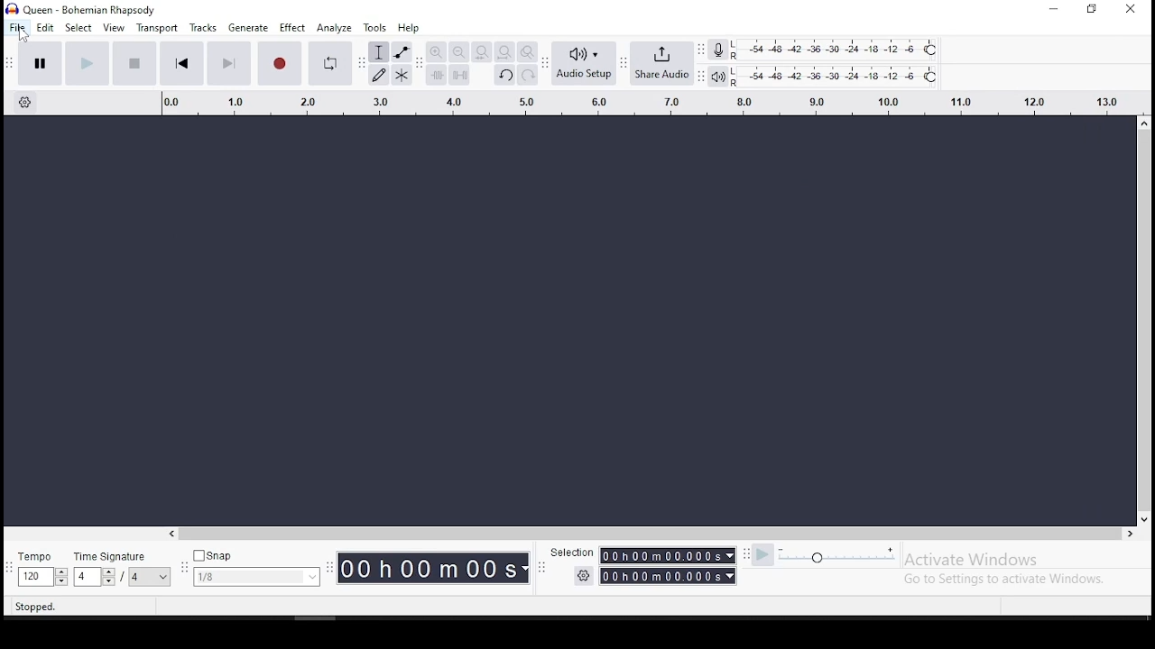 The image size is (1155, 649). Describe the element at coordinates (79, 29) in the screenshot. I see `select` at that location.